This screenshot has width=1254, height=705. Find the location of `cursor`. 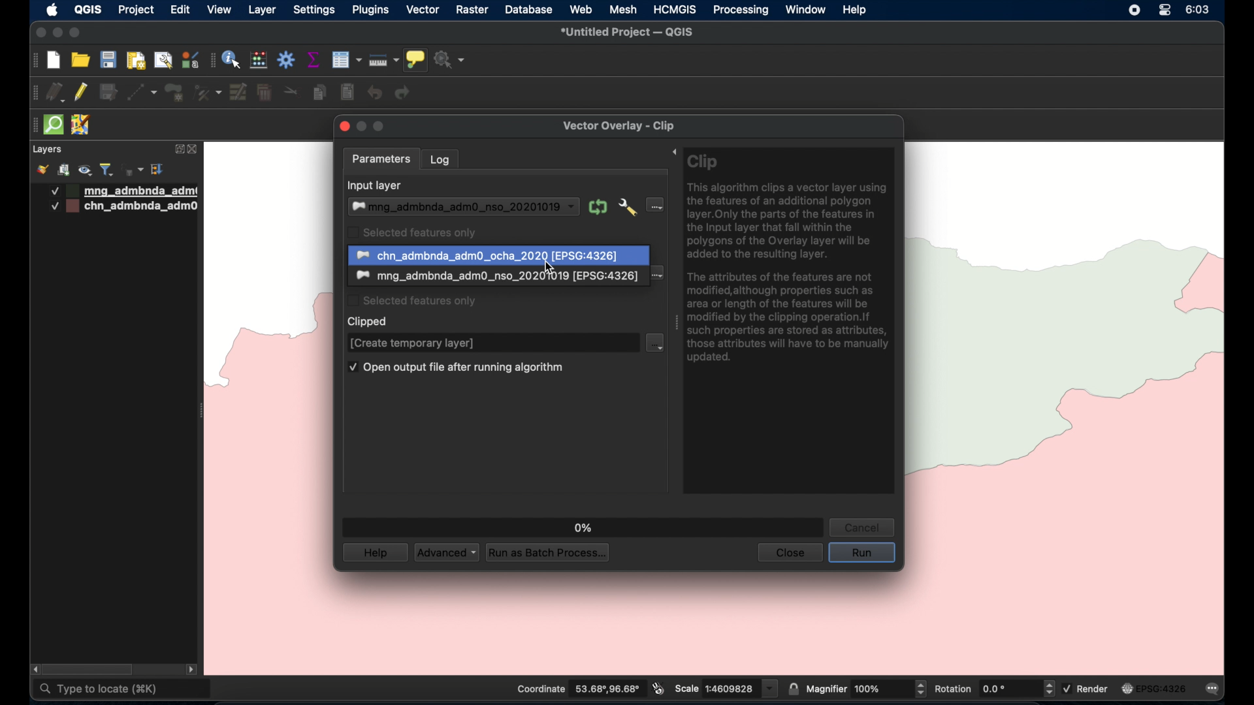

cursor is located at coordinates (552, 267).